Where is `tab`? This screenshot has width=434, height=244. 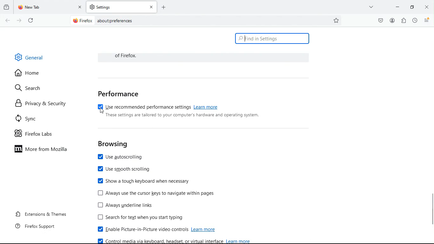 tab is located at coordinates (122, 7).